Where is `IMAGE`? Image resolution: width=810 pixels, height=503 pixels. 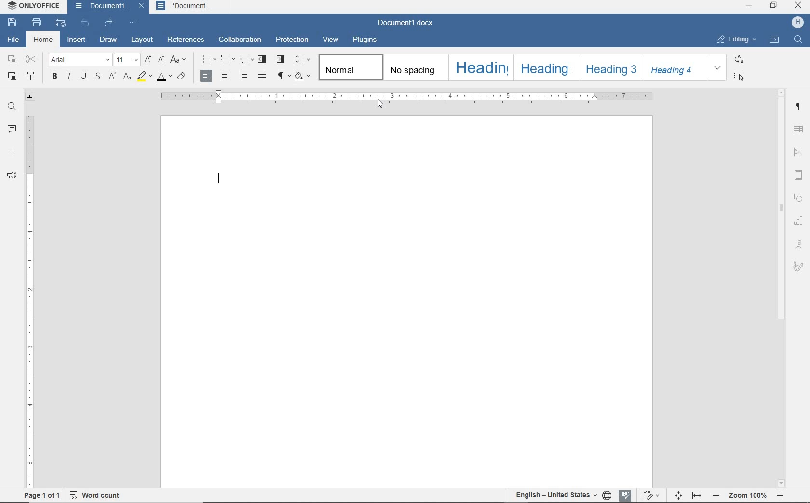
IMAGE is located at coordinates (798, 152).